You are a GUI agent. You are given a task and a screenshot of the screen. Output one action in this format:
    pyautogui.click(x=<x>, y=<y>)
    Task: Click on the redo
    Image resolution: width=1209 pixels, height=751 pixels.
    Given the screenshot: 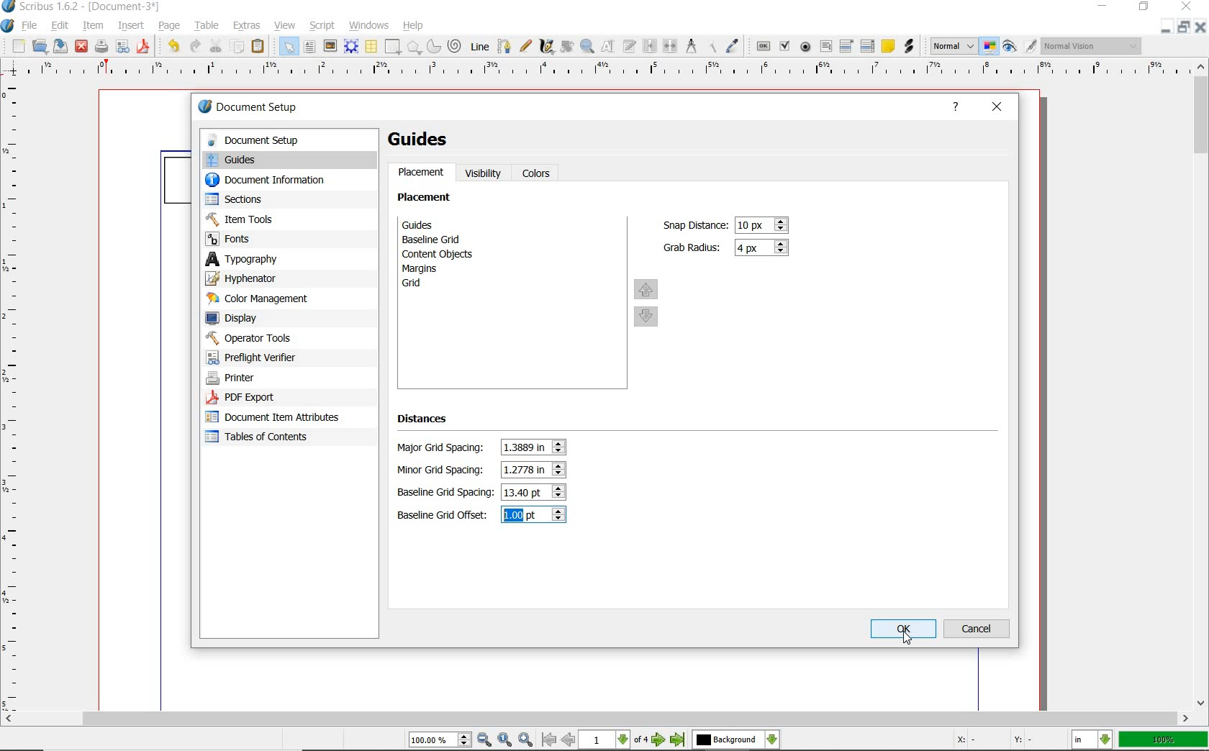 What is the action you would take?
    pyautogui.click(x=195, y=47)
    